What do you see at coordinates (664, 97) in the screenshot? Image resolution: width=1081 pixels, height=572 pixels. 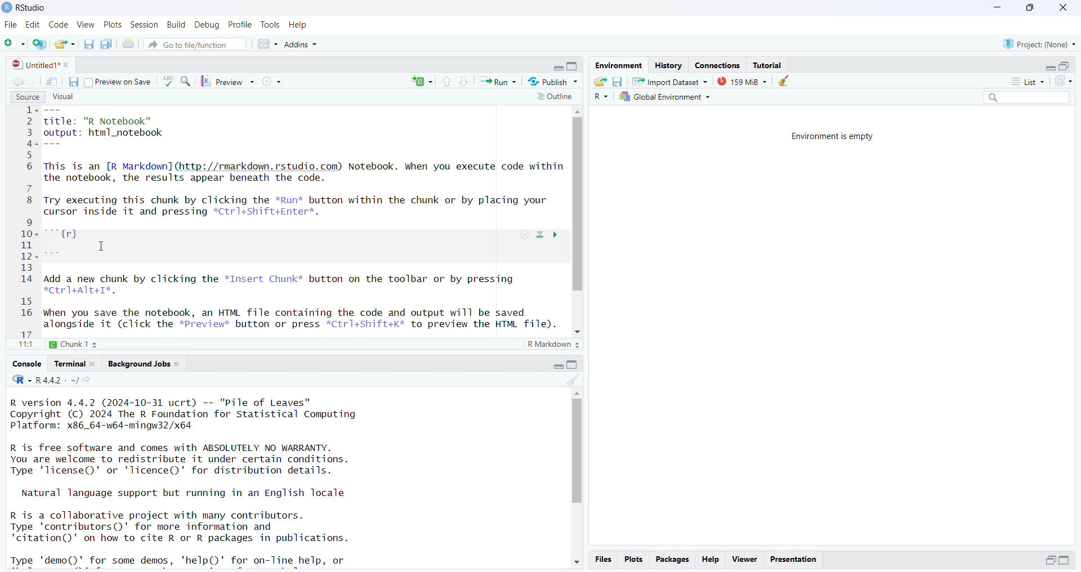 I see `global environment` at bounding box center [664, 97].